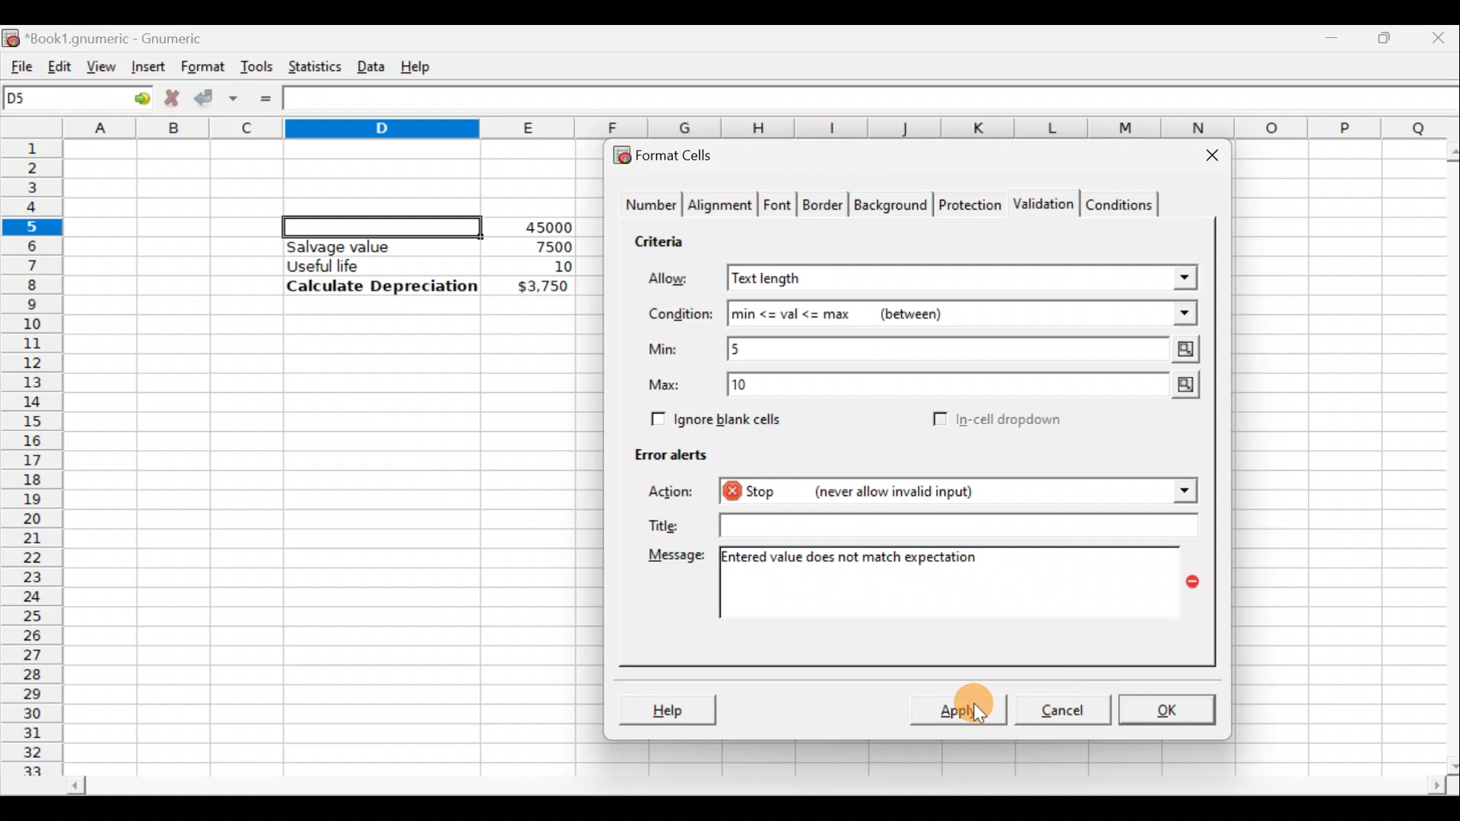 The height and width of the screenshot is (821, 1460). I want to click on Close, so click(1441, 36).